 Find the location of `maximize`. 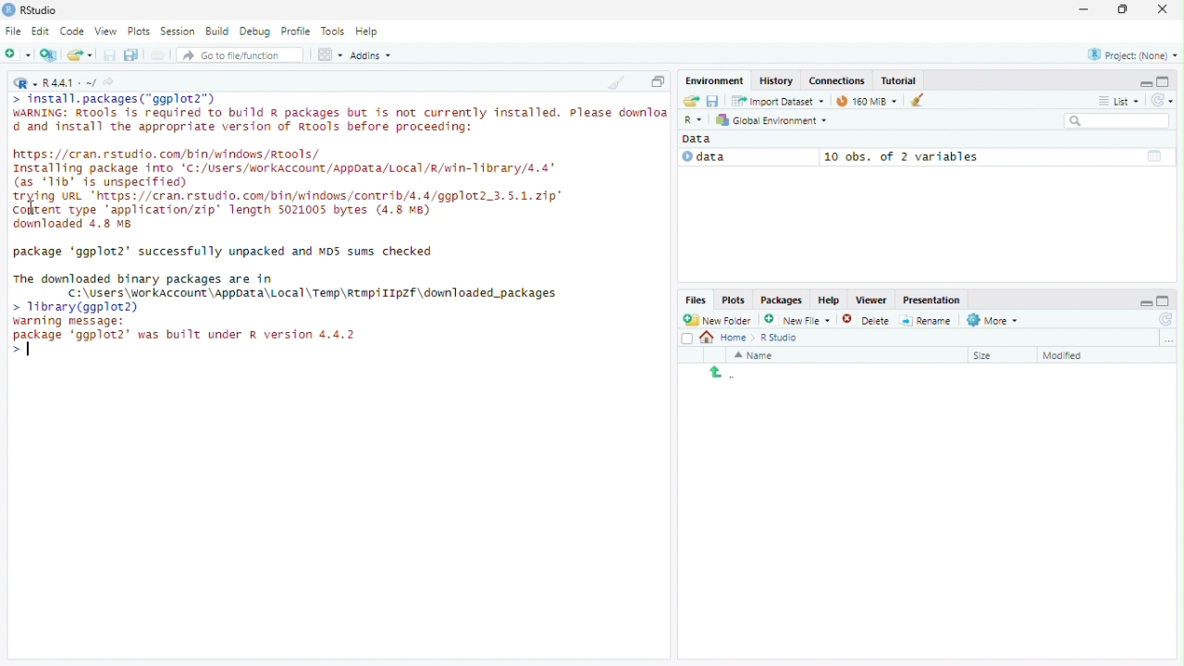

maximize is located at coordinates (1166, 300).